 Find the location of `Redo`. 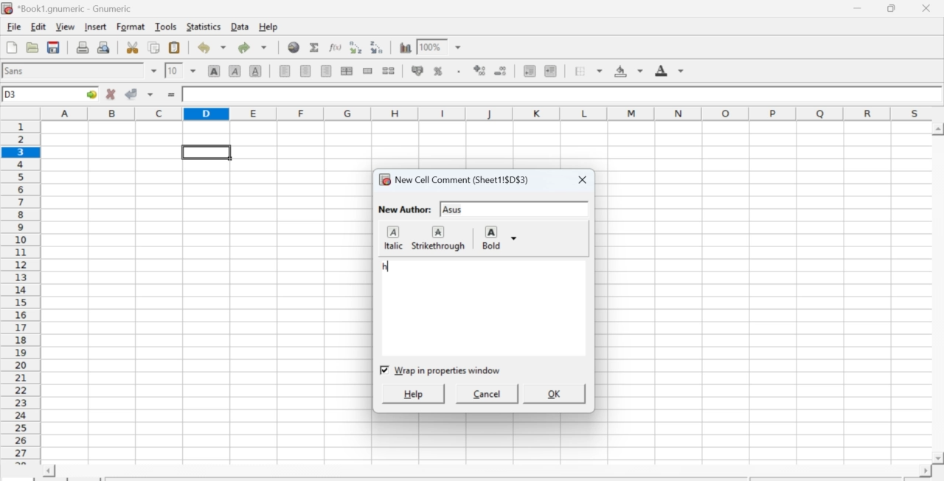

Redo is located at coordinates (255, 47).